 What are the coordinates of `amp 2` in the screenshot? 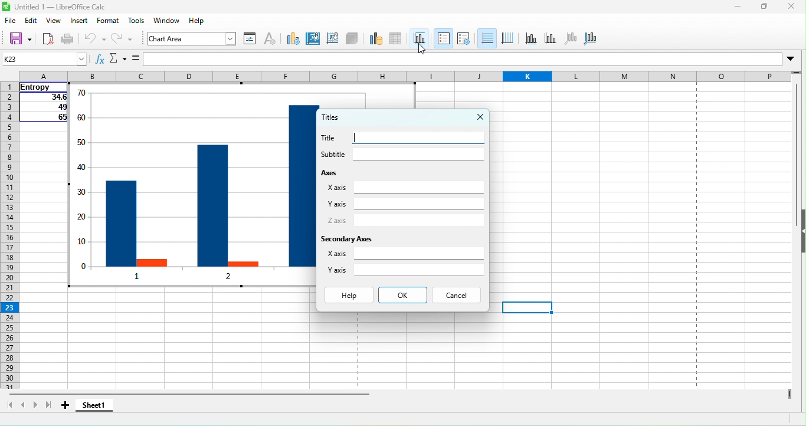 It's located at (243, 261).